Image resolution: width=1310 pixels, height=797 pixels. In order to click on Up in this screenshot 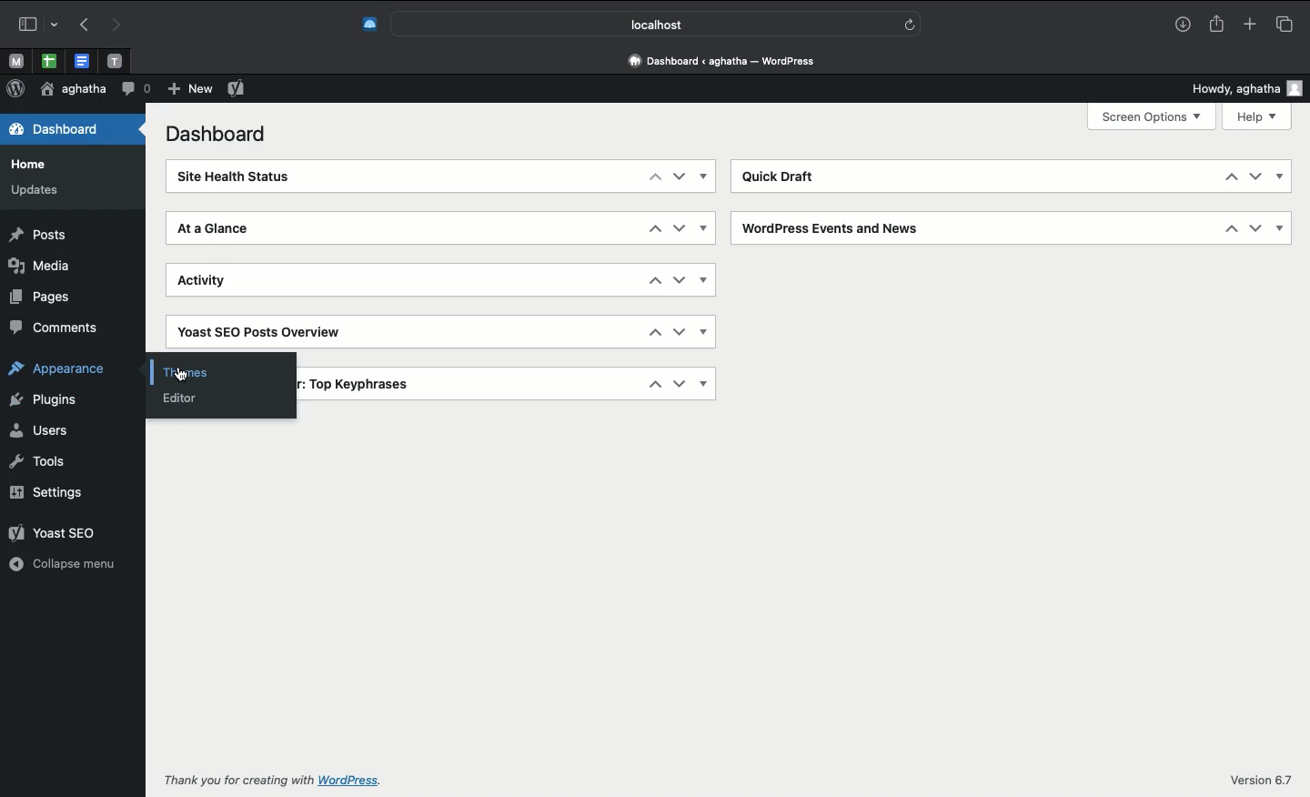, I will do `click(651, 279)`.